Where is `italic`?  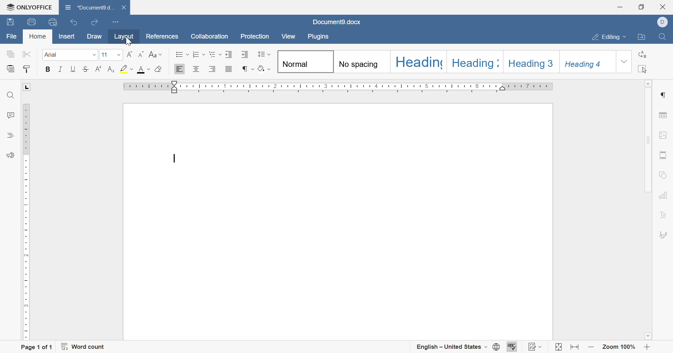
italic is located at coordinates (62, 69).